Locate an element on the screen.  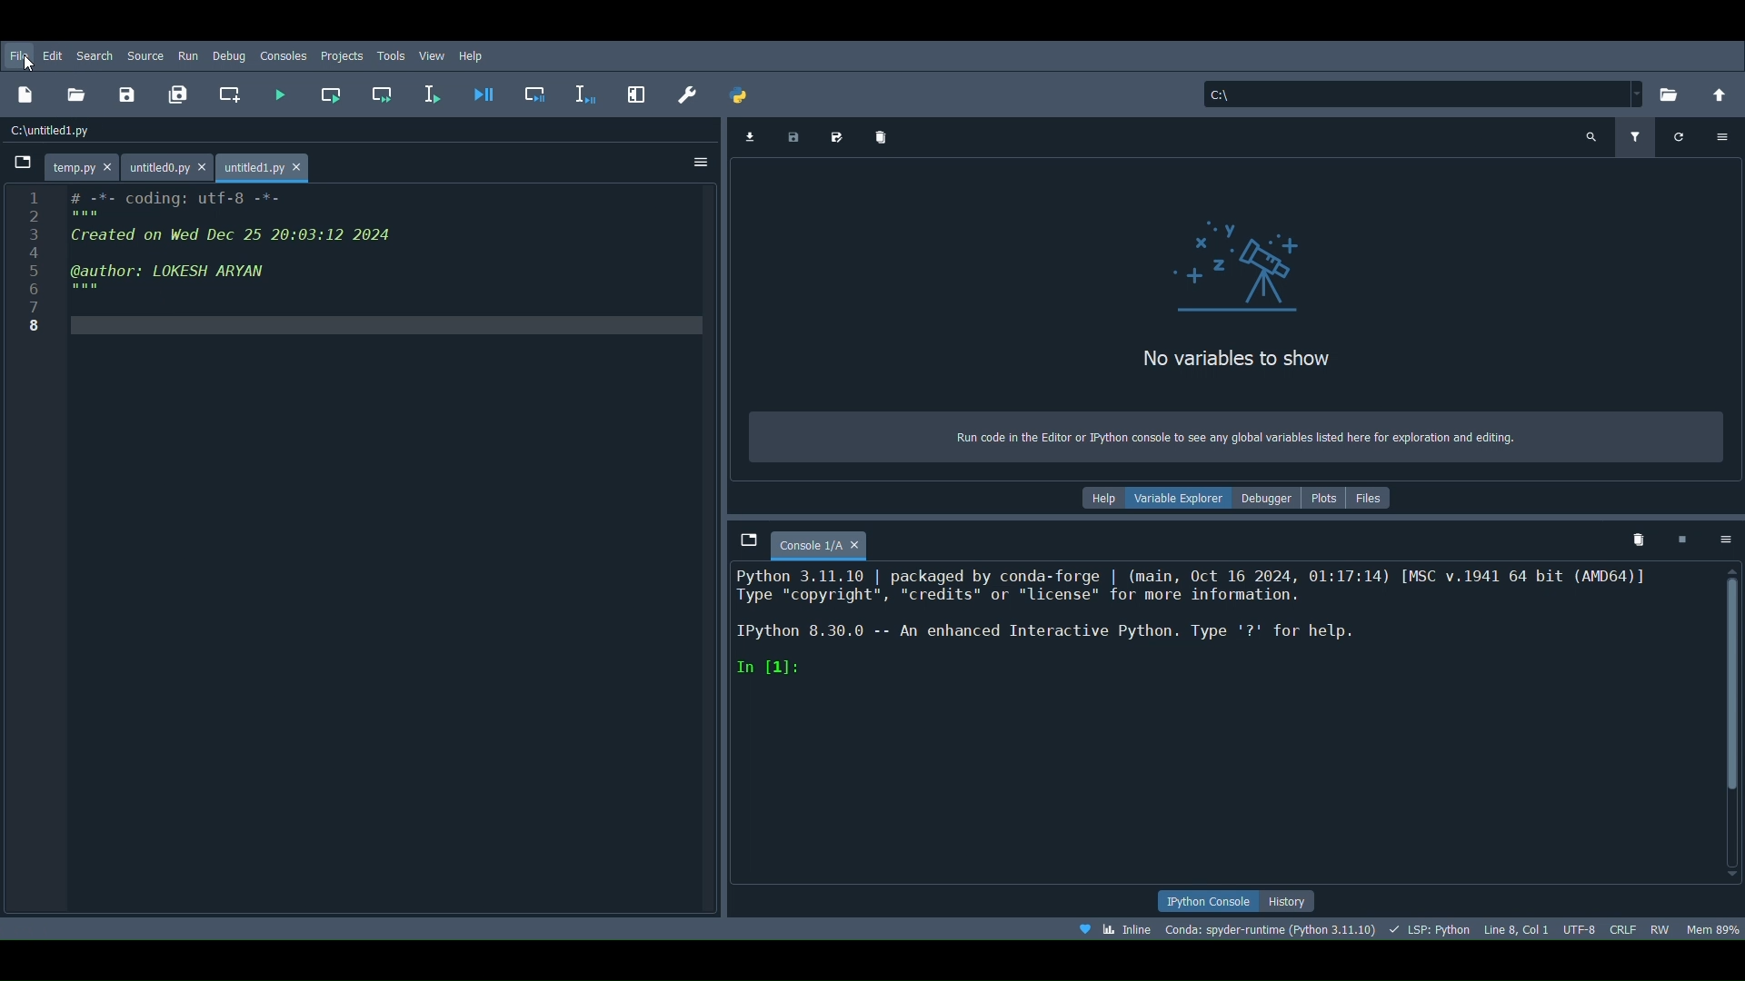
C: (file path) is located at coordinates (1421, 94).